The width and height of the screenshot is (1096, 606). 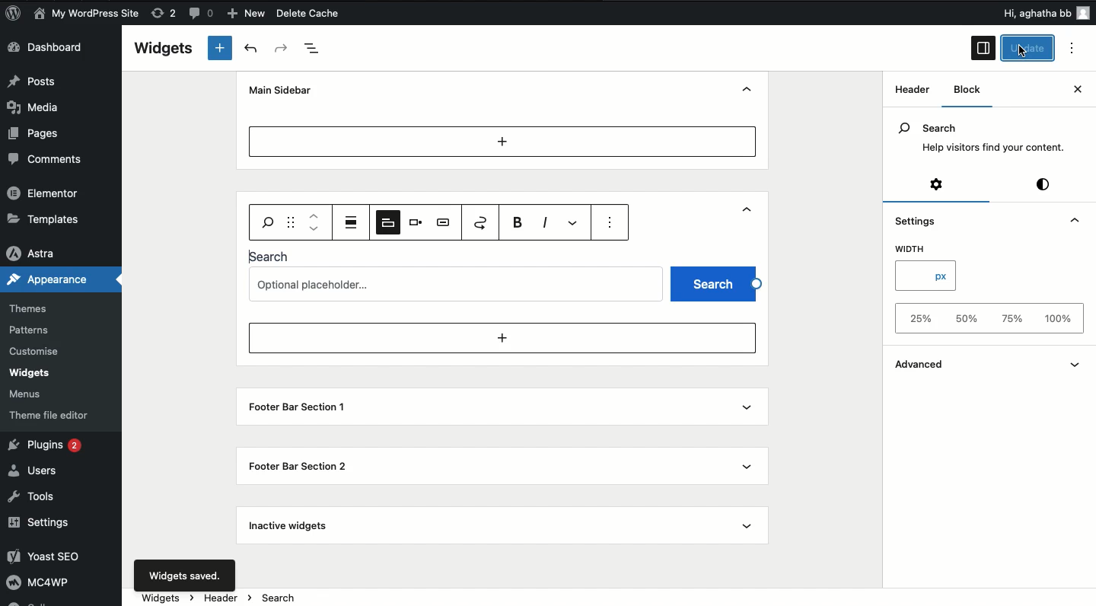 I want to click on Move up down, so click(x=315, y=222).